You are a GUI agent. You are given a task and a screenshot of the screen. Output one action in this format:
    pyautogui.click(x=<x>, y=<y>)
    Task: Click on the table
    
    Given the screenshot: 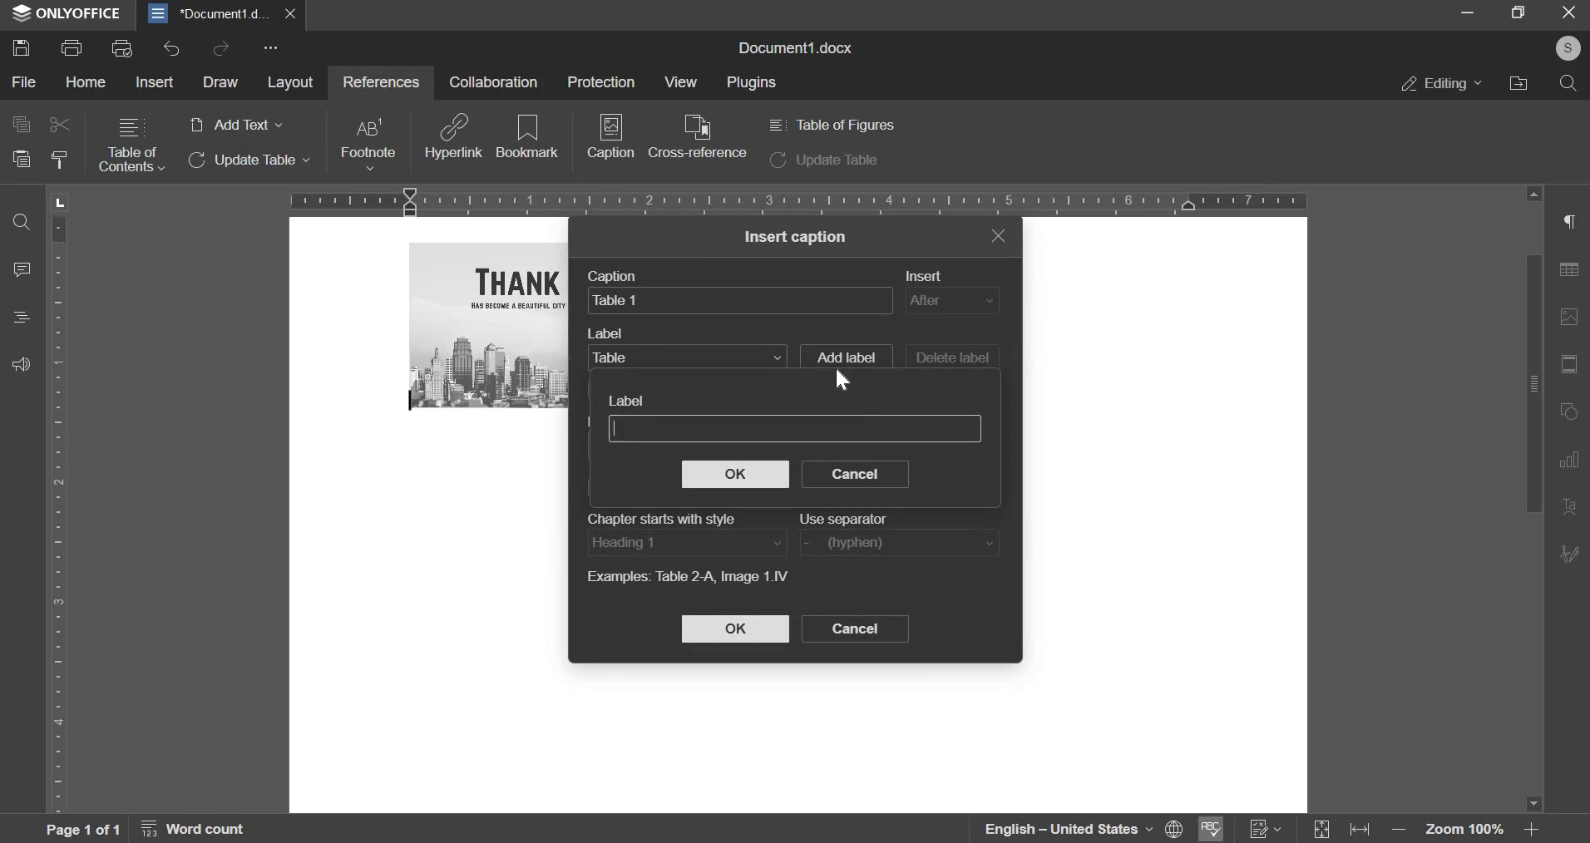 What is the action you would take?
    pyautogui.click(x=1574, y=274)
    